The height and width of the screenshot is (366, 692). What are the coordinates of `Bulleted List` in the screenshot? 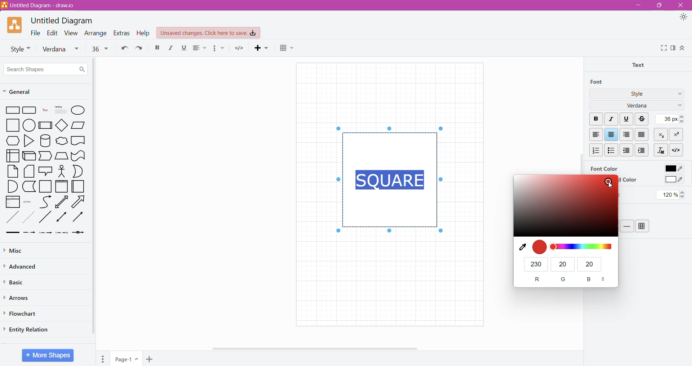 It's located at (611, 150).